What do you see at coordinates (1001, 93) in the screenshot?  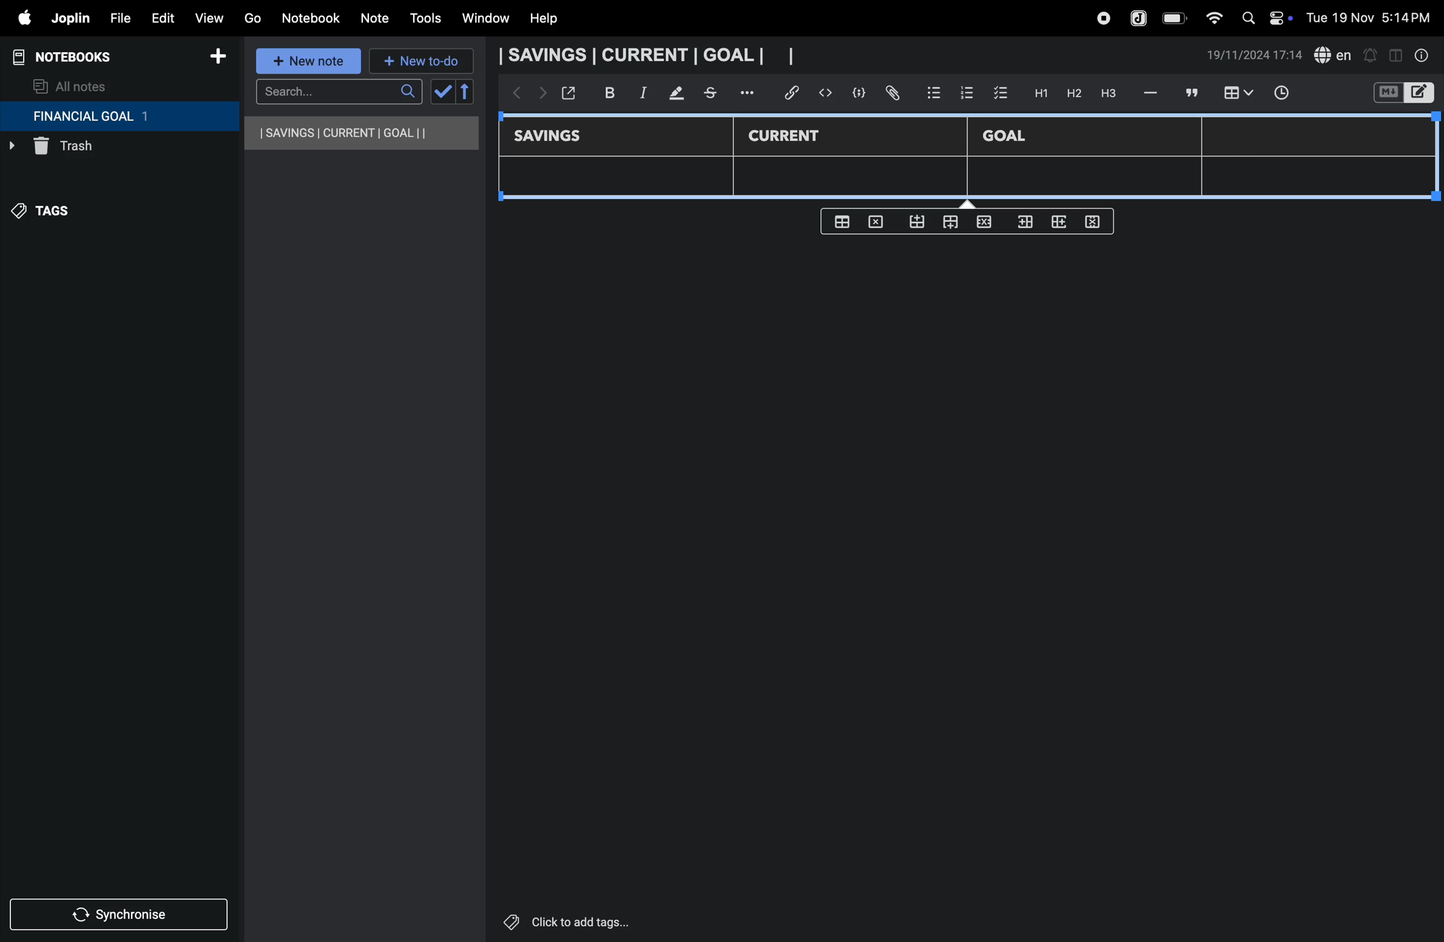 I see `check box` at bounding box center [1001, 93].